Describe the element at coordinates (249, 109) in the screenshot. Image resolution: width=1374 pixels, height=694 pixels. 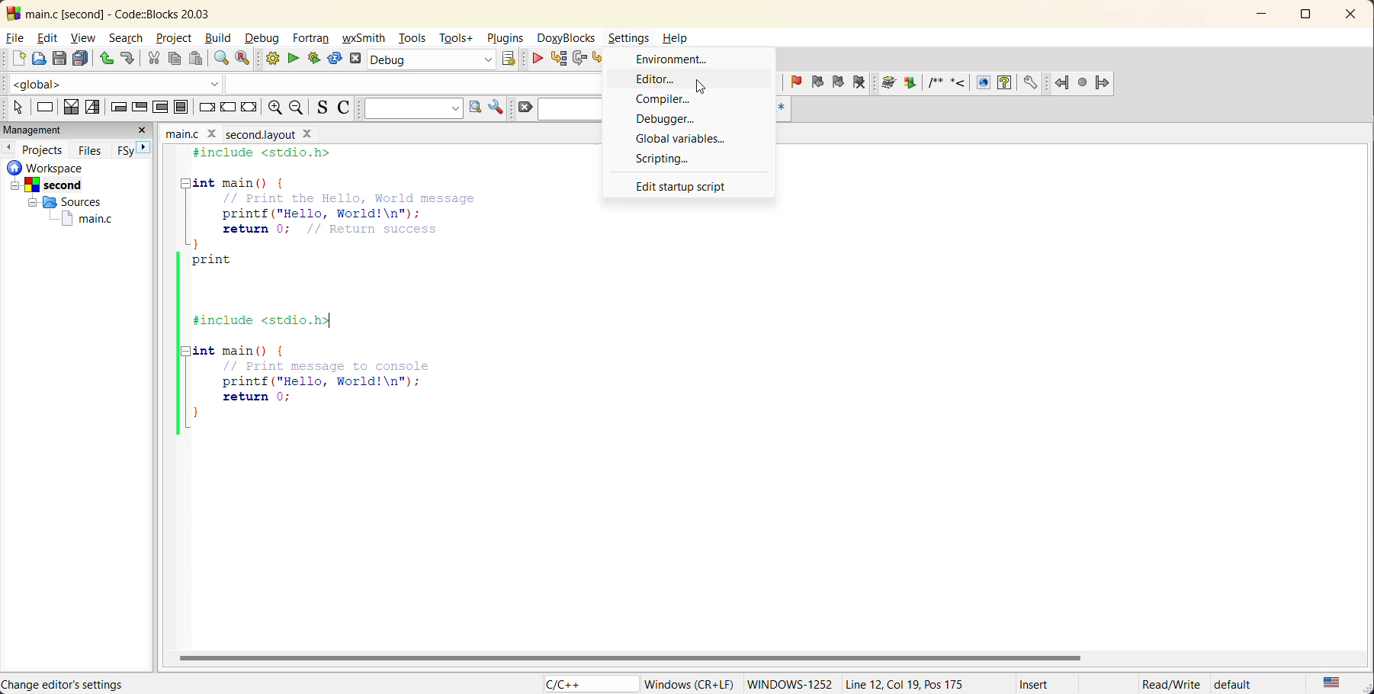
I see `return instruction` at that location.